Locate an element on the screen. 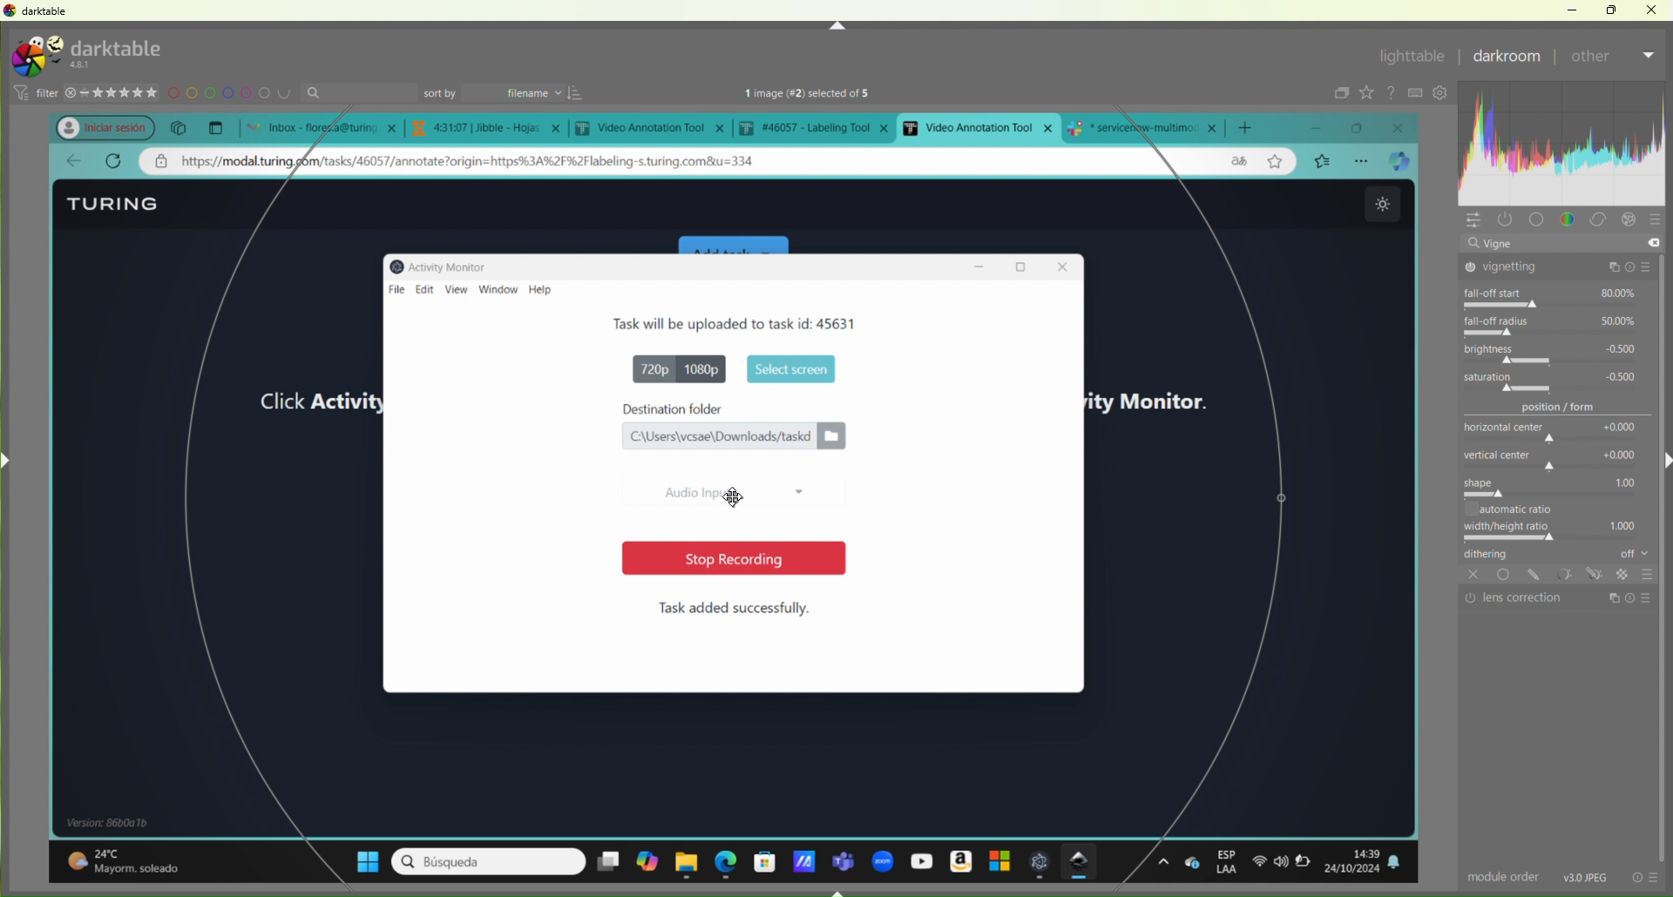 The width and height of the screenshot is (1673, 897). stars is located at coordinates (114, 91).